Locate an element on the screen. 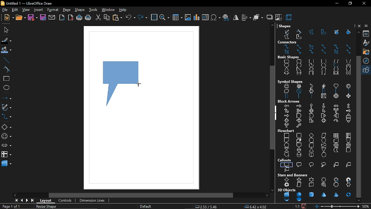  page style is located at coordinates (146, 207).